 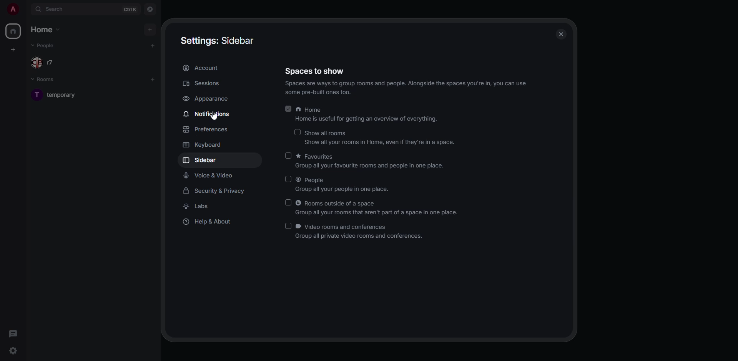 I want to click on ctrl K, so click(x=130, y=9).